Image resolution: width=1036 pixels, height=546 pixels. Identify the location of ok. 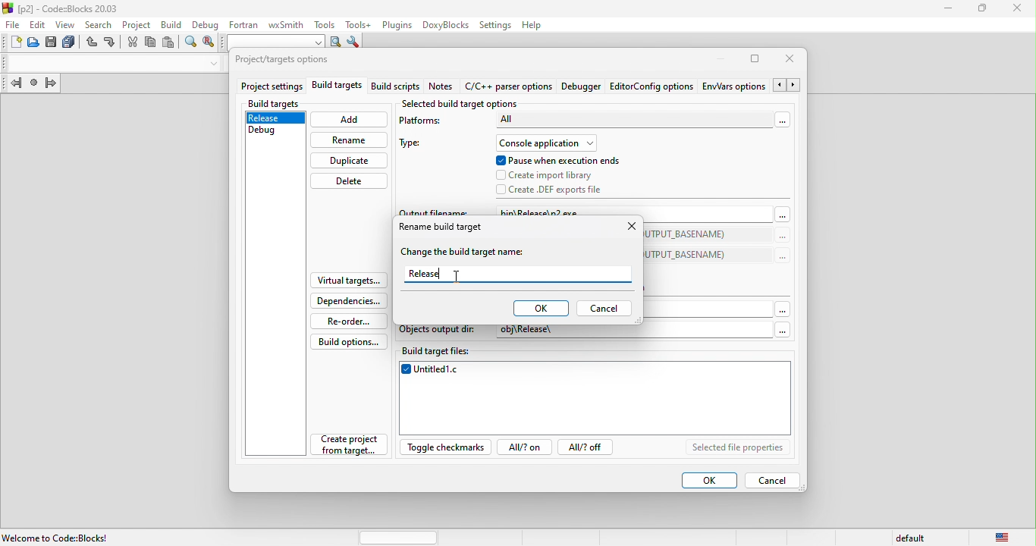
(708, 480).